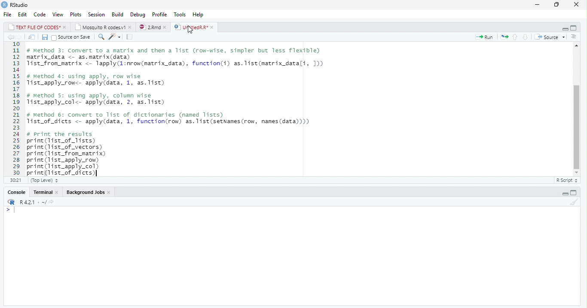  Describe the element at coordinates (34, 202) in the screenshot. I see `R 4.2.1 - ~/` at that location.